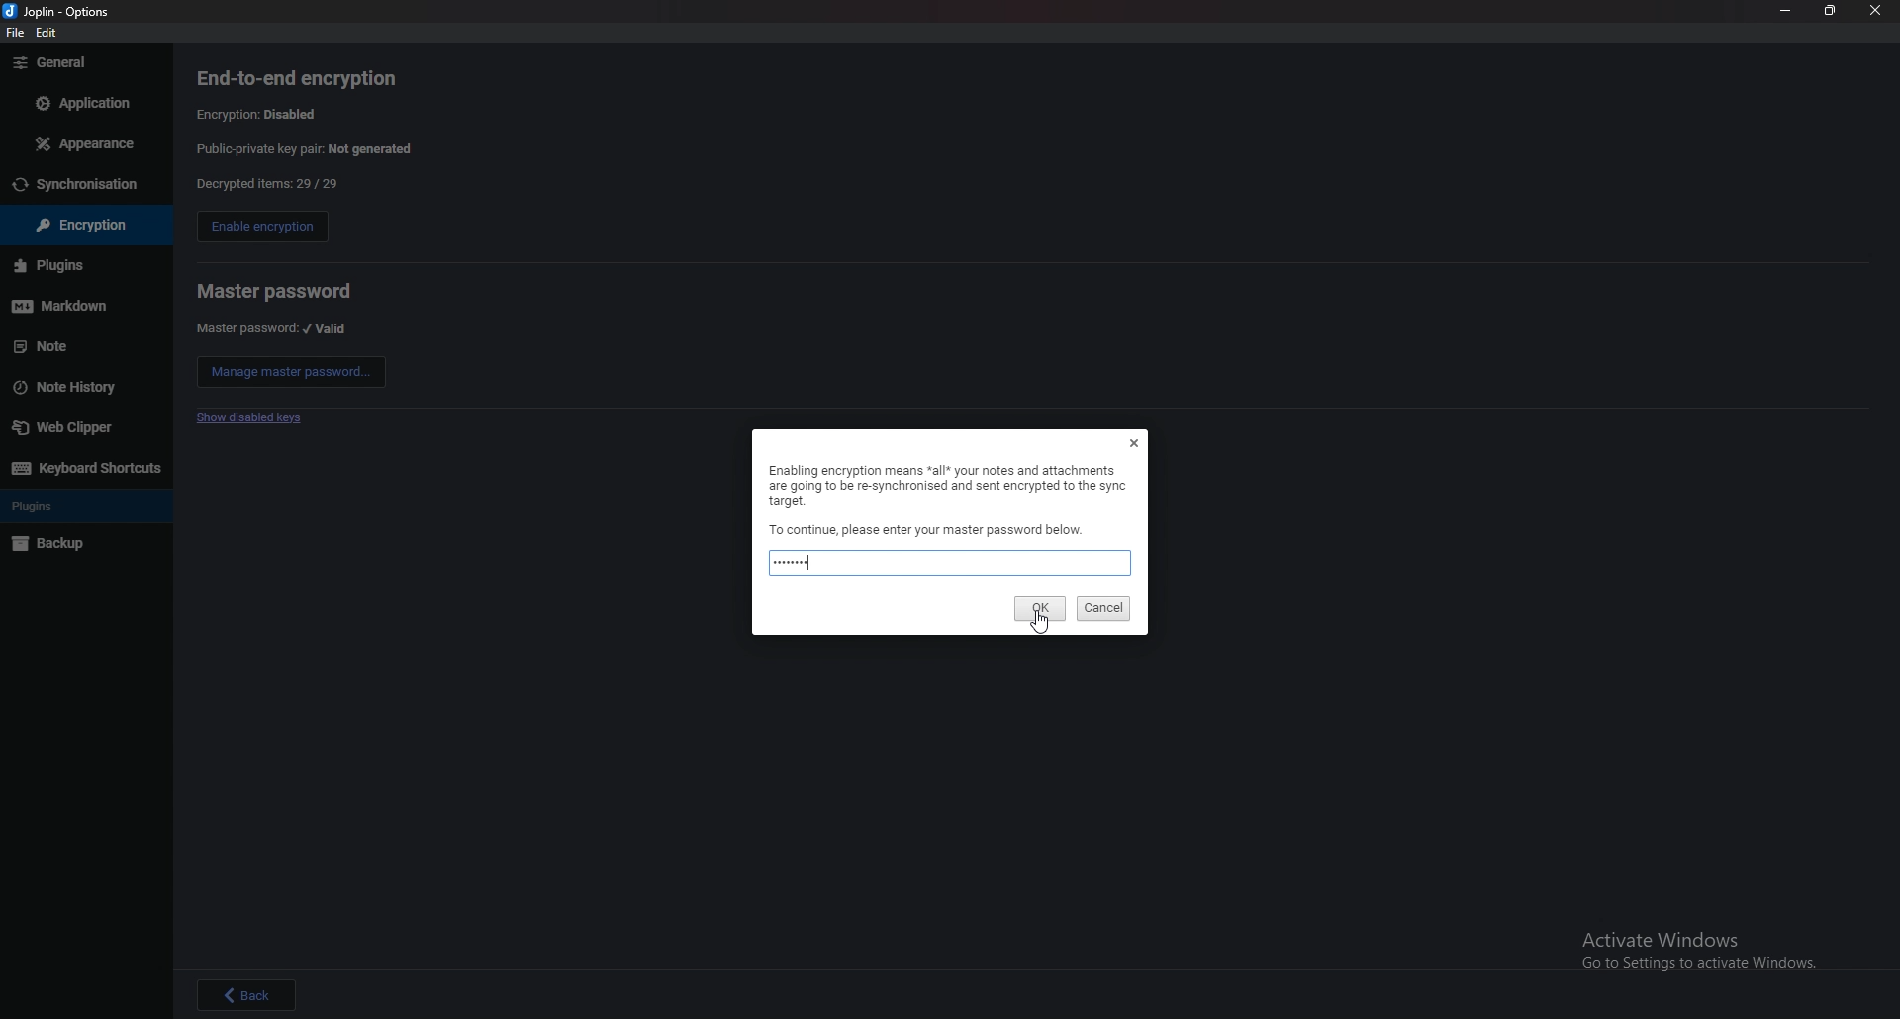 This screenshot has height=1019, width=1900. What do you see at coordinates (63, 388) in the screenshot?
I see `` at bounding box center [63, 388].